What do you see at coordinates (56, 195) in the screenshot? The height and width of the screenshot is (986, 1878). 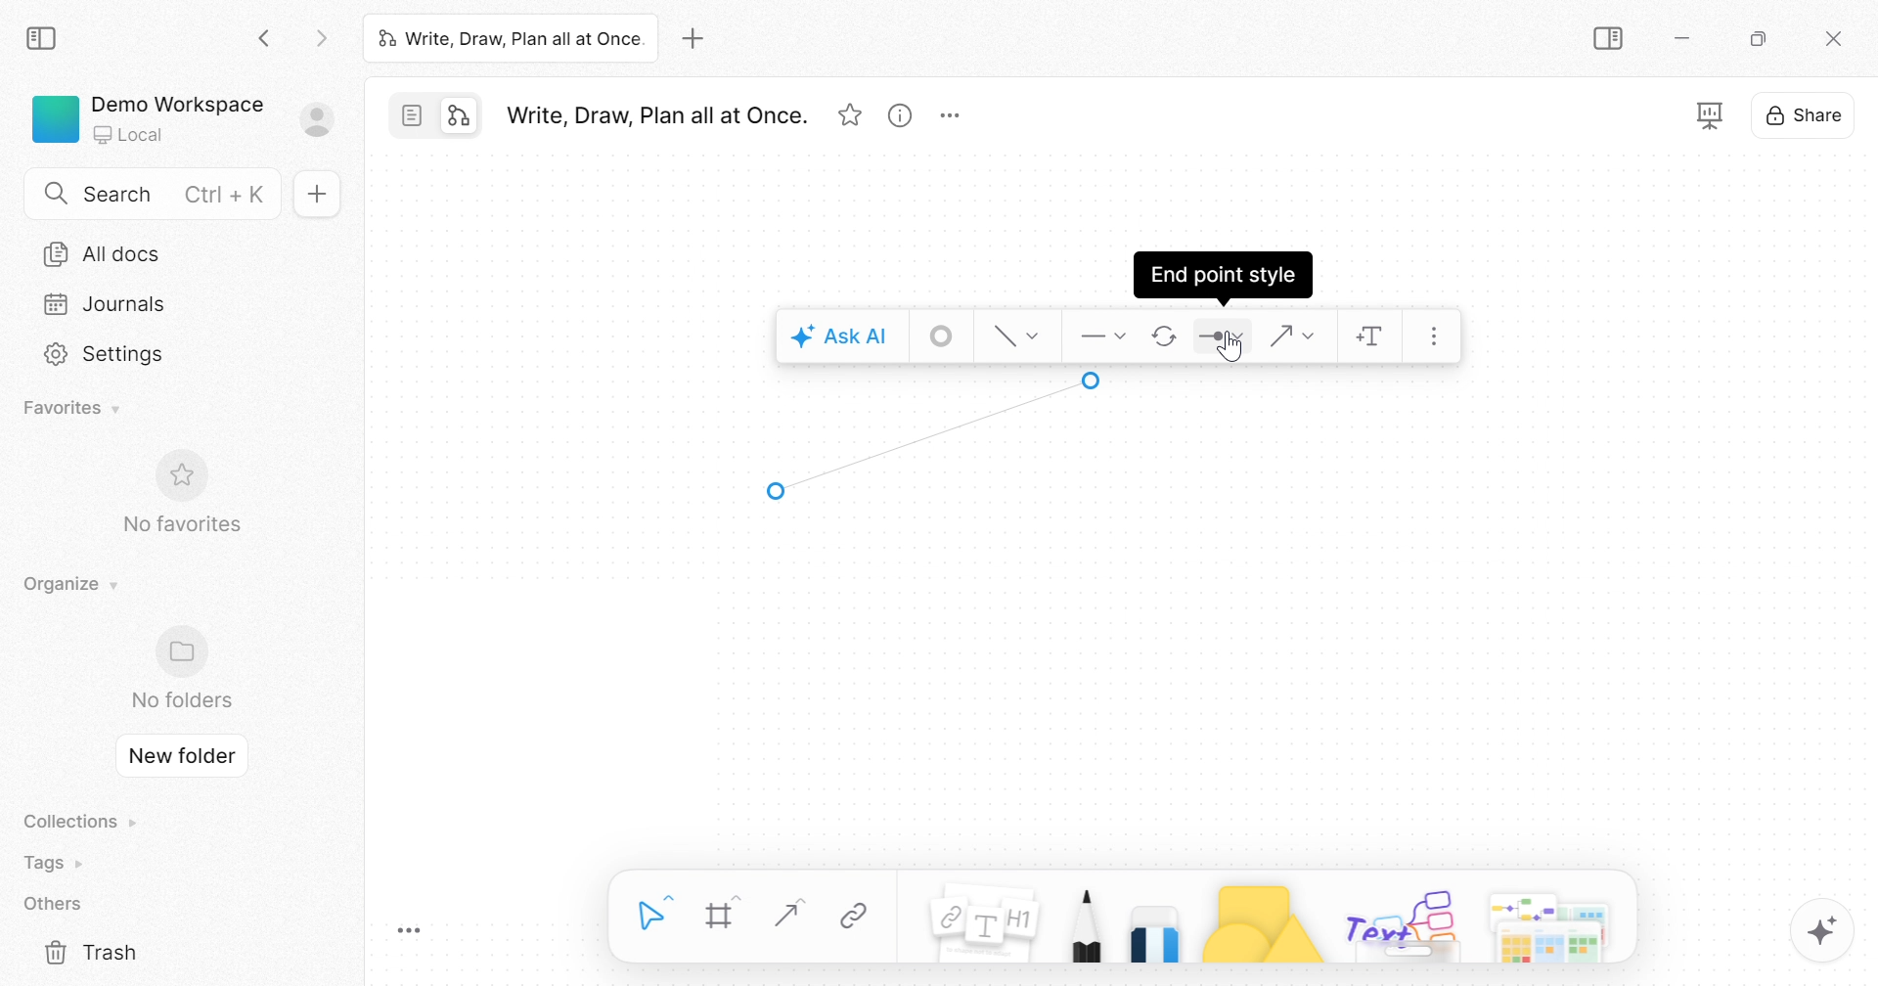 I see `Search icon` at bounding box center [56, 195].